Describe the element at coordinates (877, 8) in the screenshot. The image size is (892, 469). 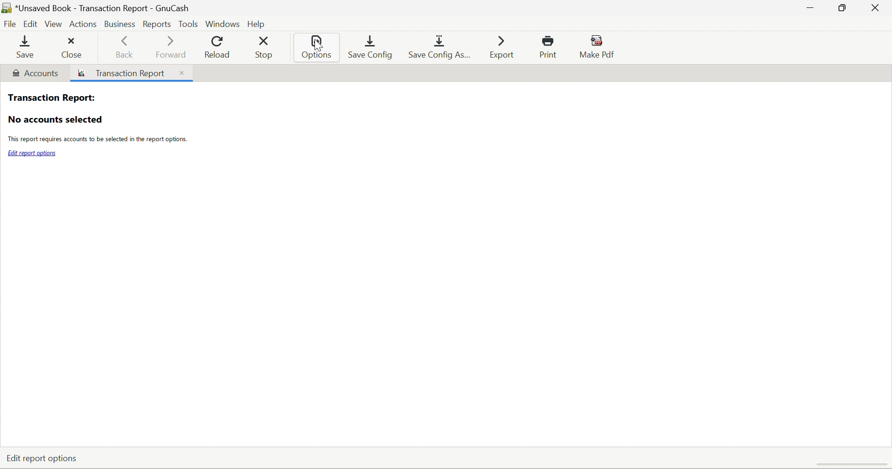
I see `Close` at that location.